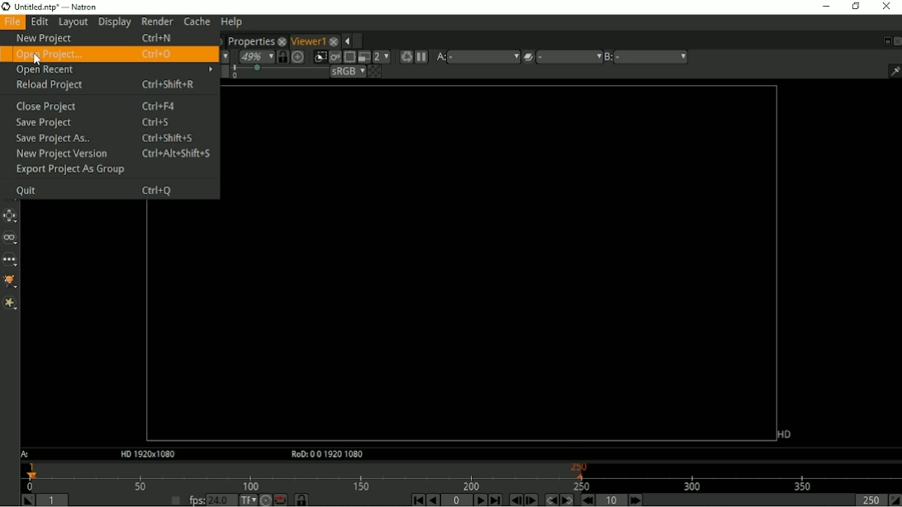  I want to click on New Project Version, so click(112, 154).